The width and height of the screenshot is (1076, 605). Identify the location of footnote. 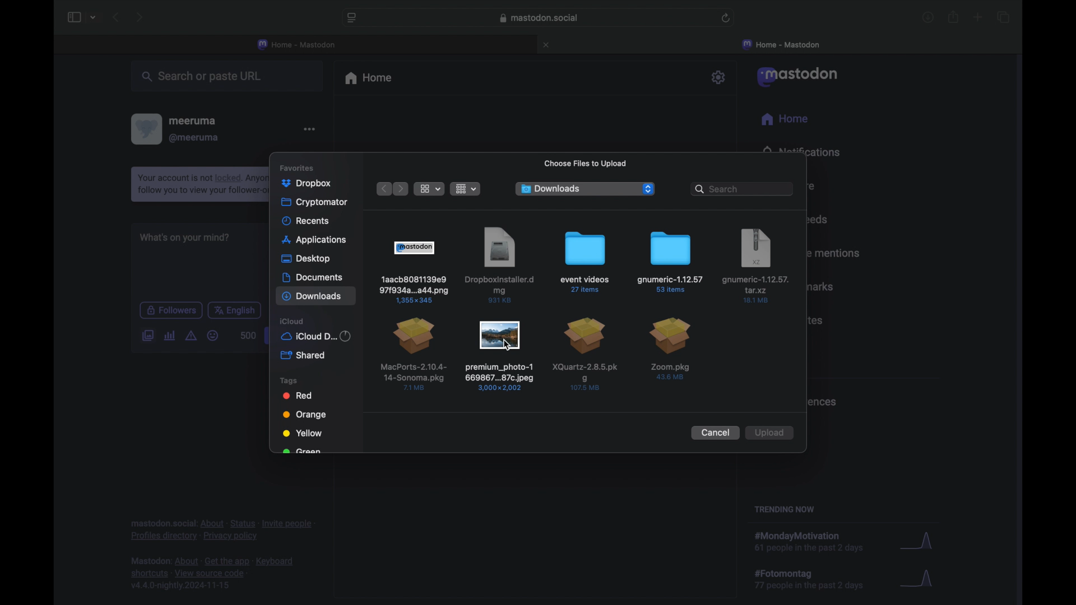
(221, 530).